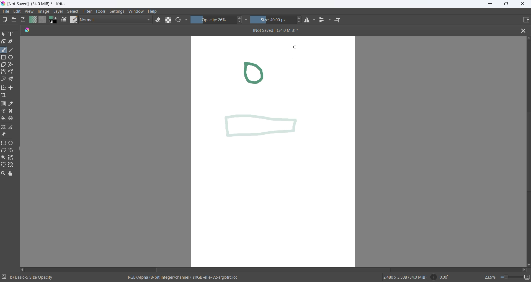 This screenshot has width=531, height=282. I want to click on vertical mirror tool, so click(323, 20).